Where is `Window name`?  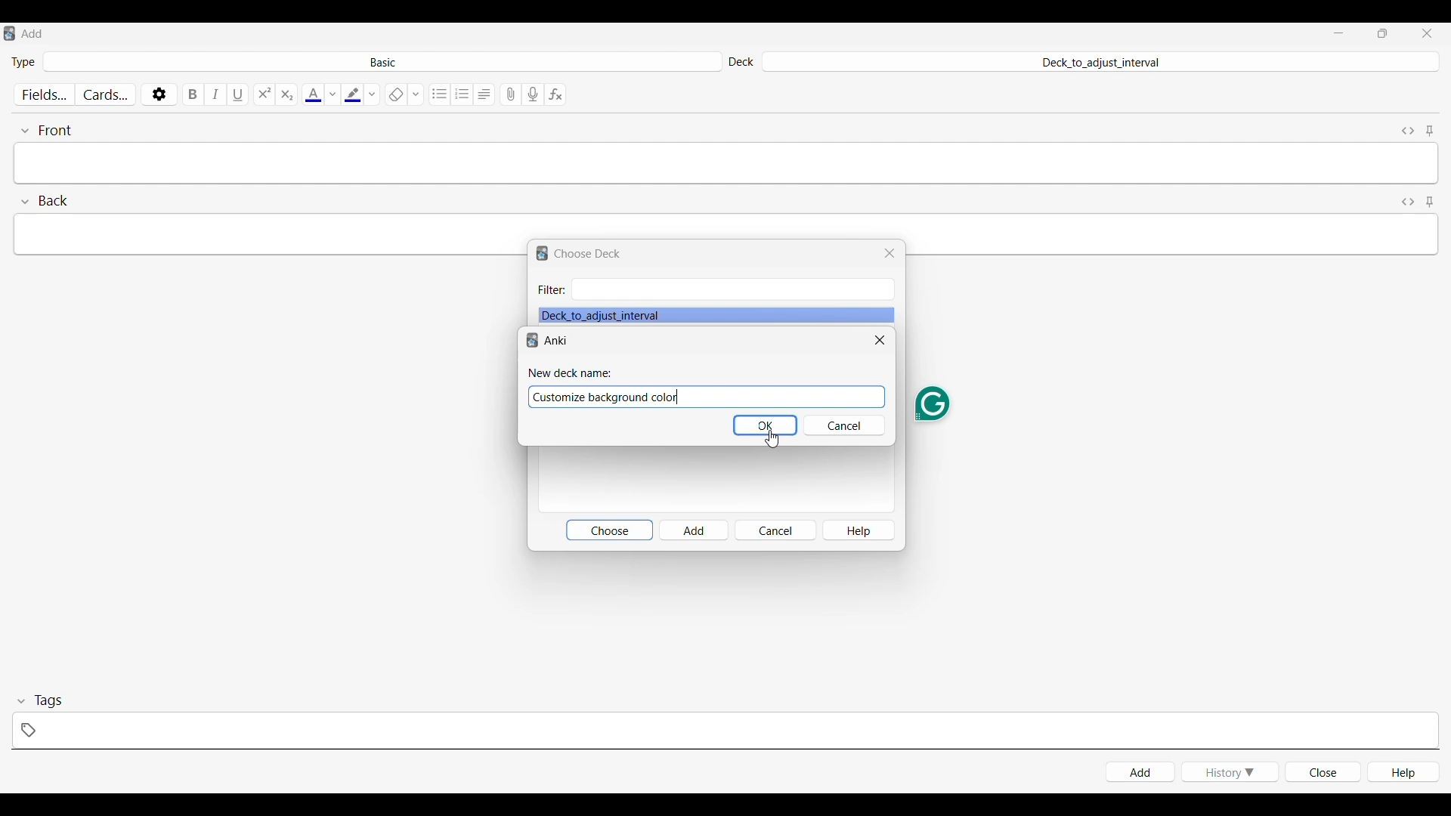
Window name is located at coordinates (33, 33).